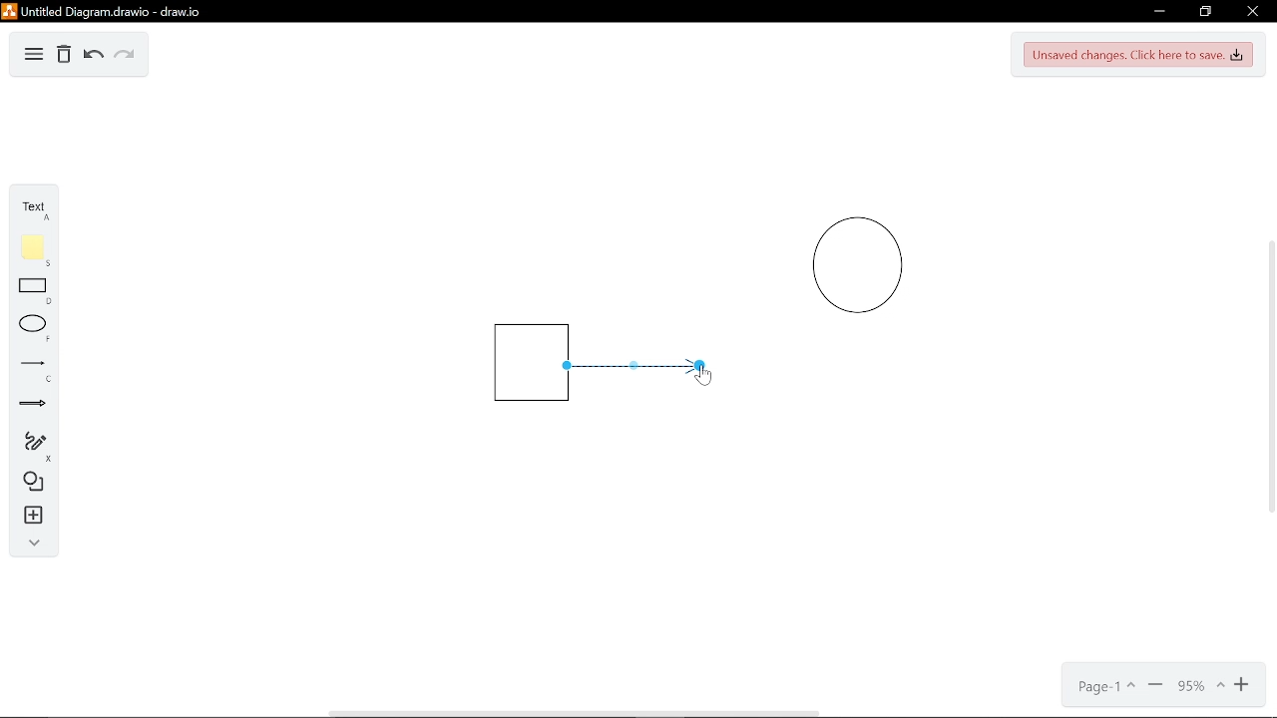 The height and width of the screenshot is (718, 1277). Describe the element at coordinates (1243, 683) in the screenshot. I see `Zoom in` at that location.